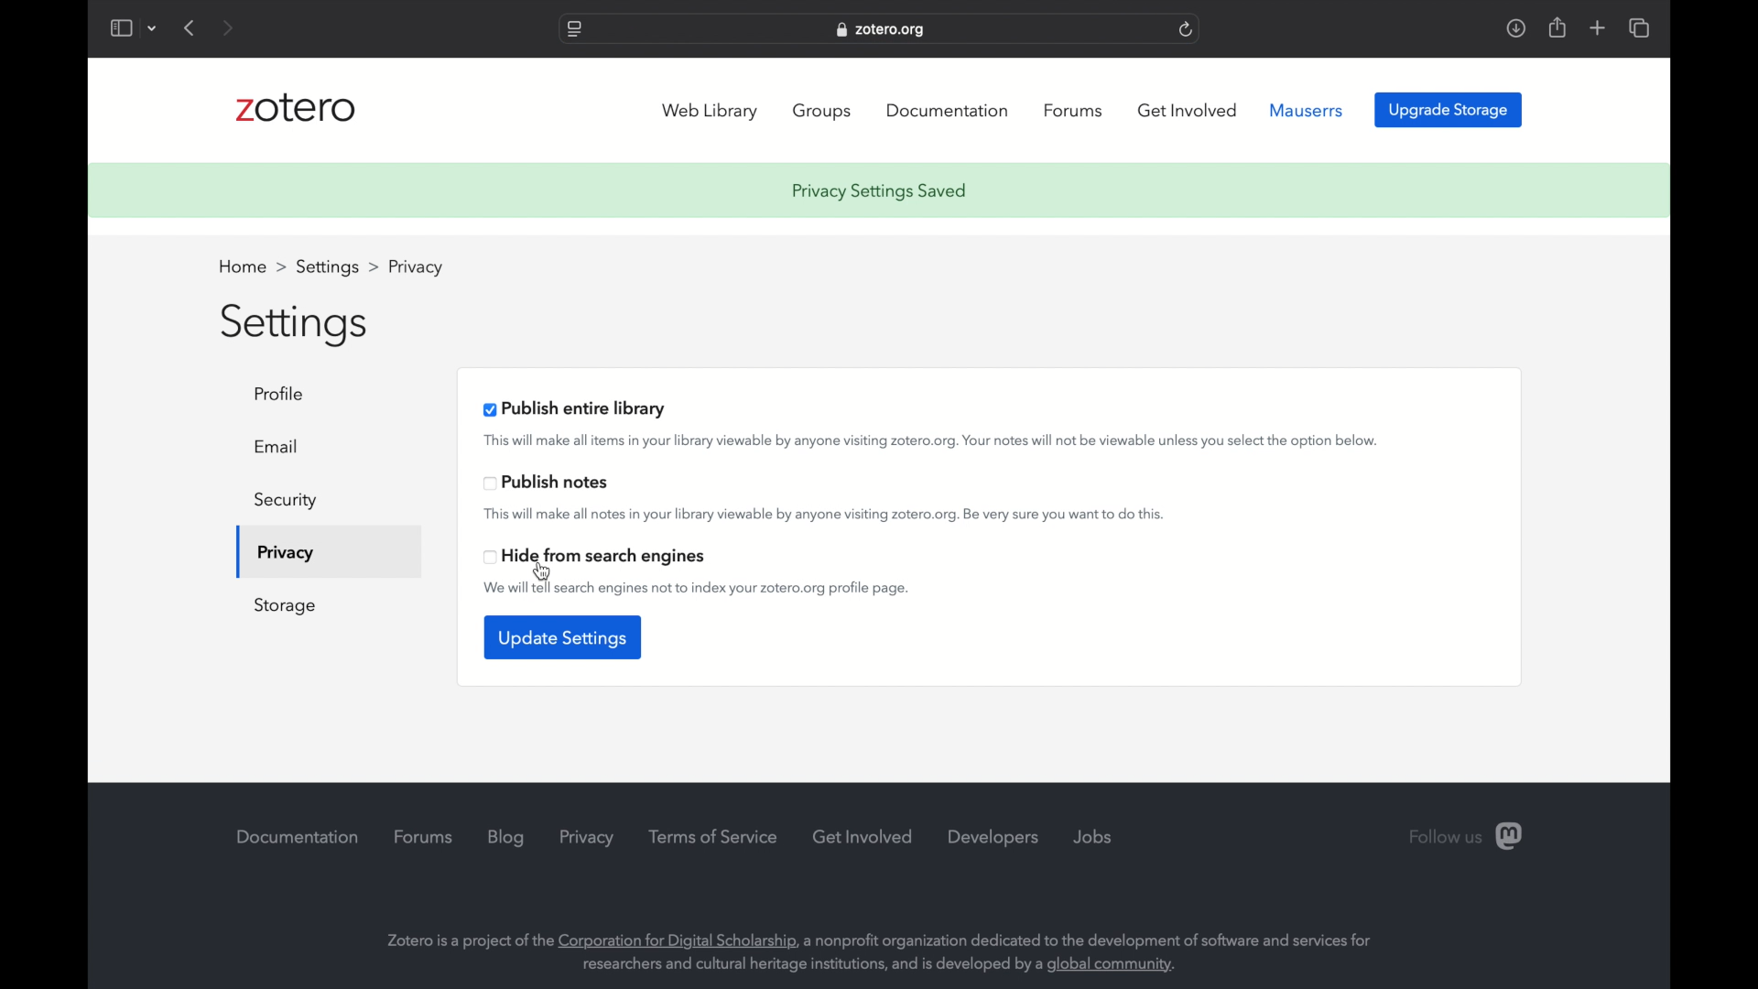 Image resolution: width=1758 pixels, height=989 pixels. What do you see at coordinates (416, 268) in the screenshot?
I see `profile` at bounding box center [416, 268].